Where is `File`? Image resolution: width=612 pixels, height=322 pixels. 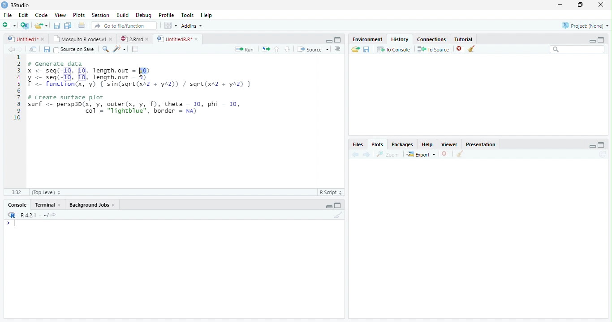
File is located at coordinates (8, 15).